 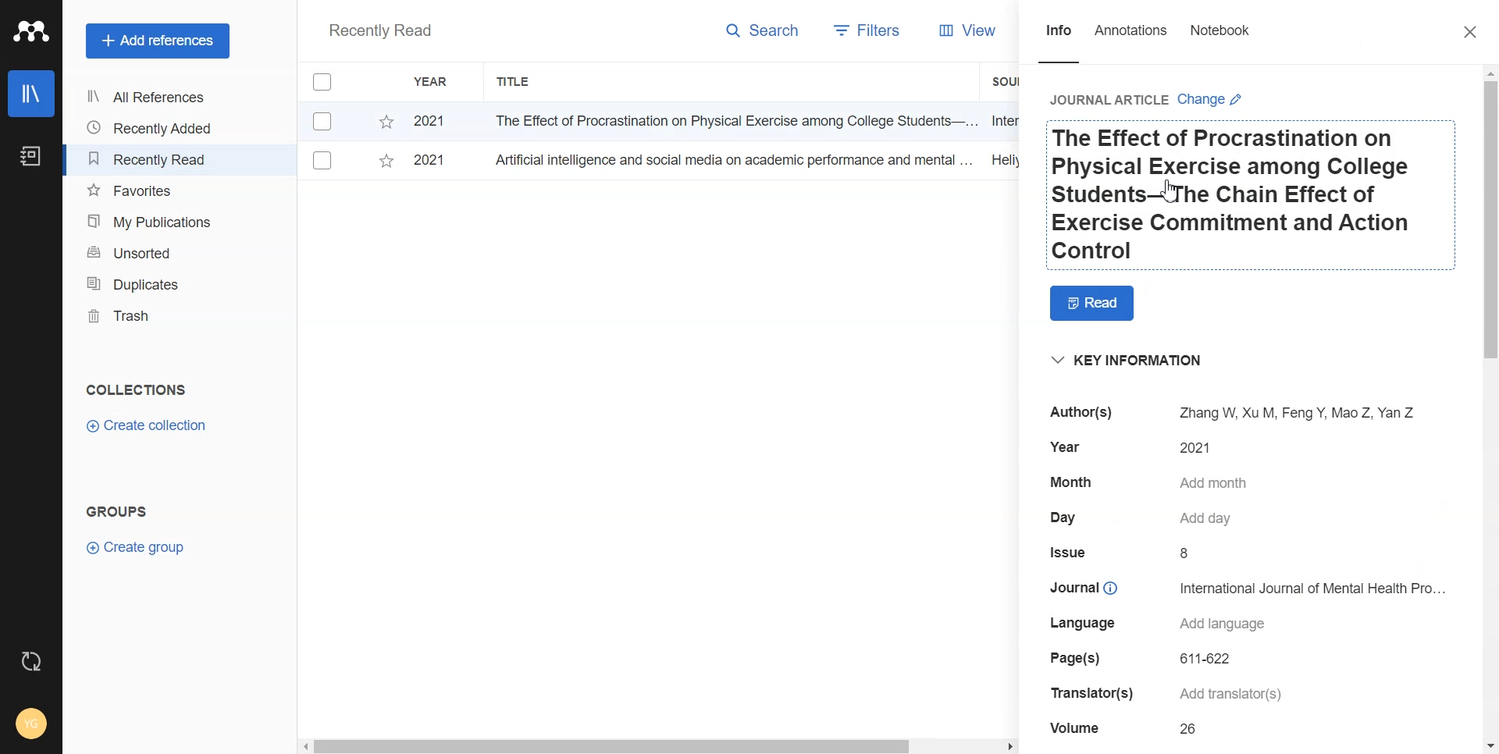 I want to click on Read, so click(x=1093, y=304).